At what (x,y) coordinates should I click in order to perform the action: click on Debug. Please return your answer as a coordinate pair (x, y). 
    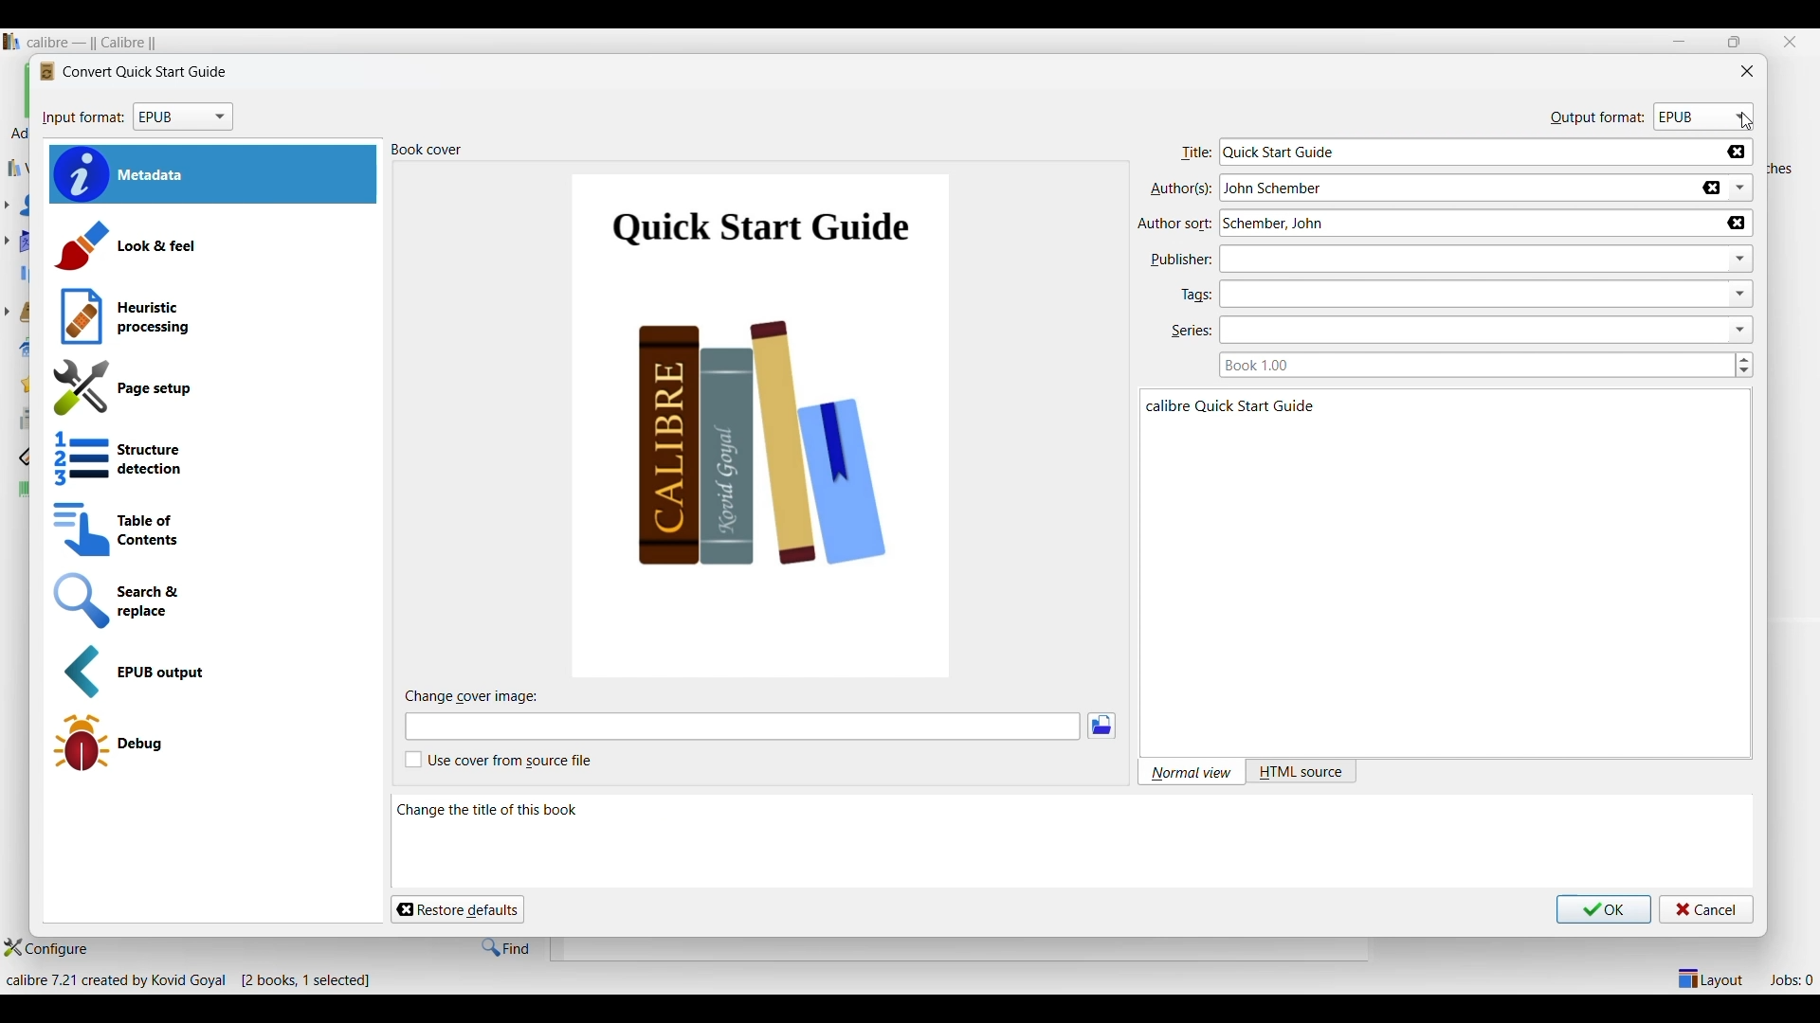
    Looking at the image, I should click on (211, 744).